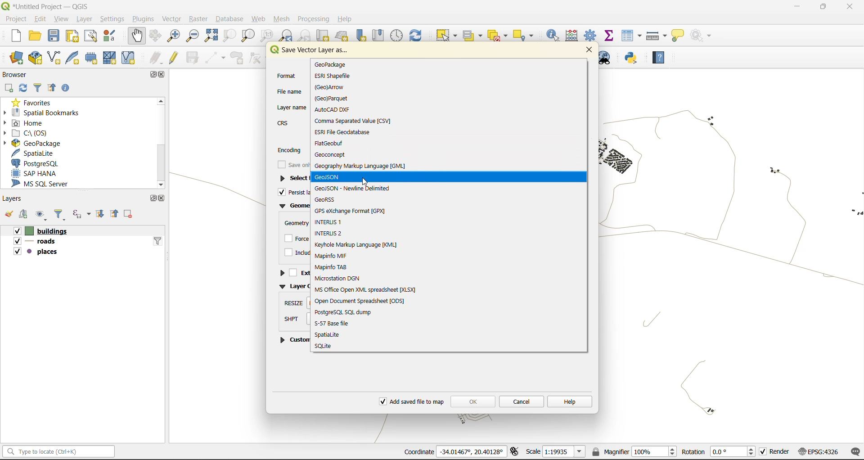 Image resolution: width=864 pixels, height=460 pixels. I want to click on magnifier, so click(634, 452).